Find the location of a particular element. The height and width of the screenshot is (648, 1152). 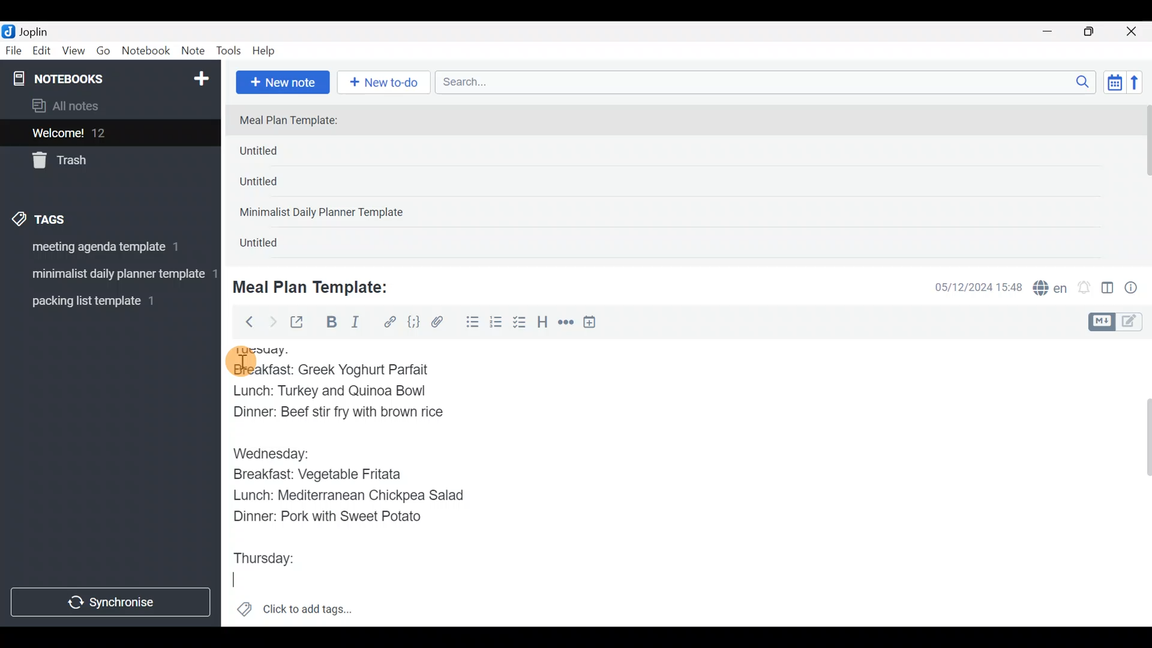

Welcome! is located at coordinates (109, 134).